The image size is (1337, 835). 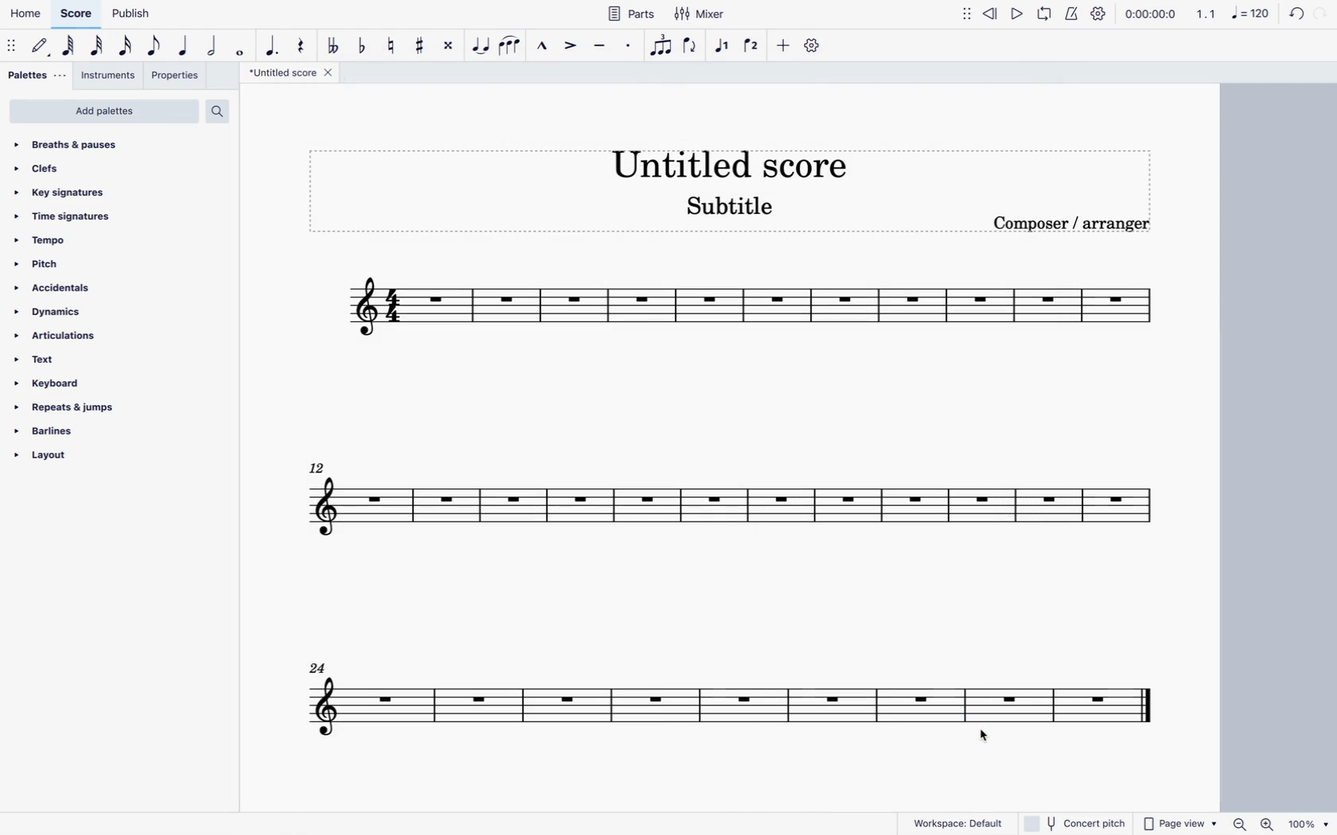 I want to click on slur, so click(x=513, y=49).